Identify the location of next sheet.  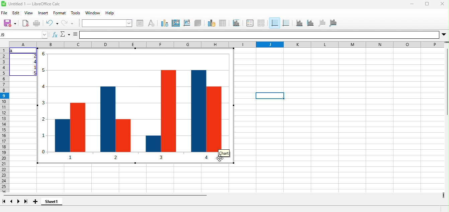
(18, 202).